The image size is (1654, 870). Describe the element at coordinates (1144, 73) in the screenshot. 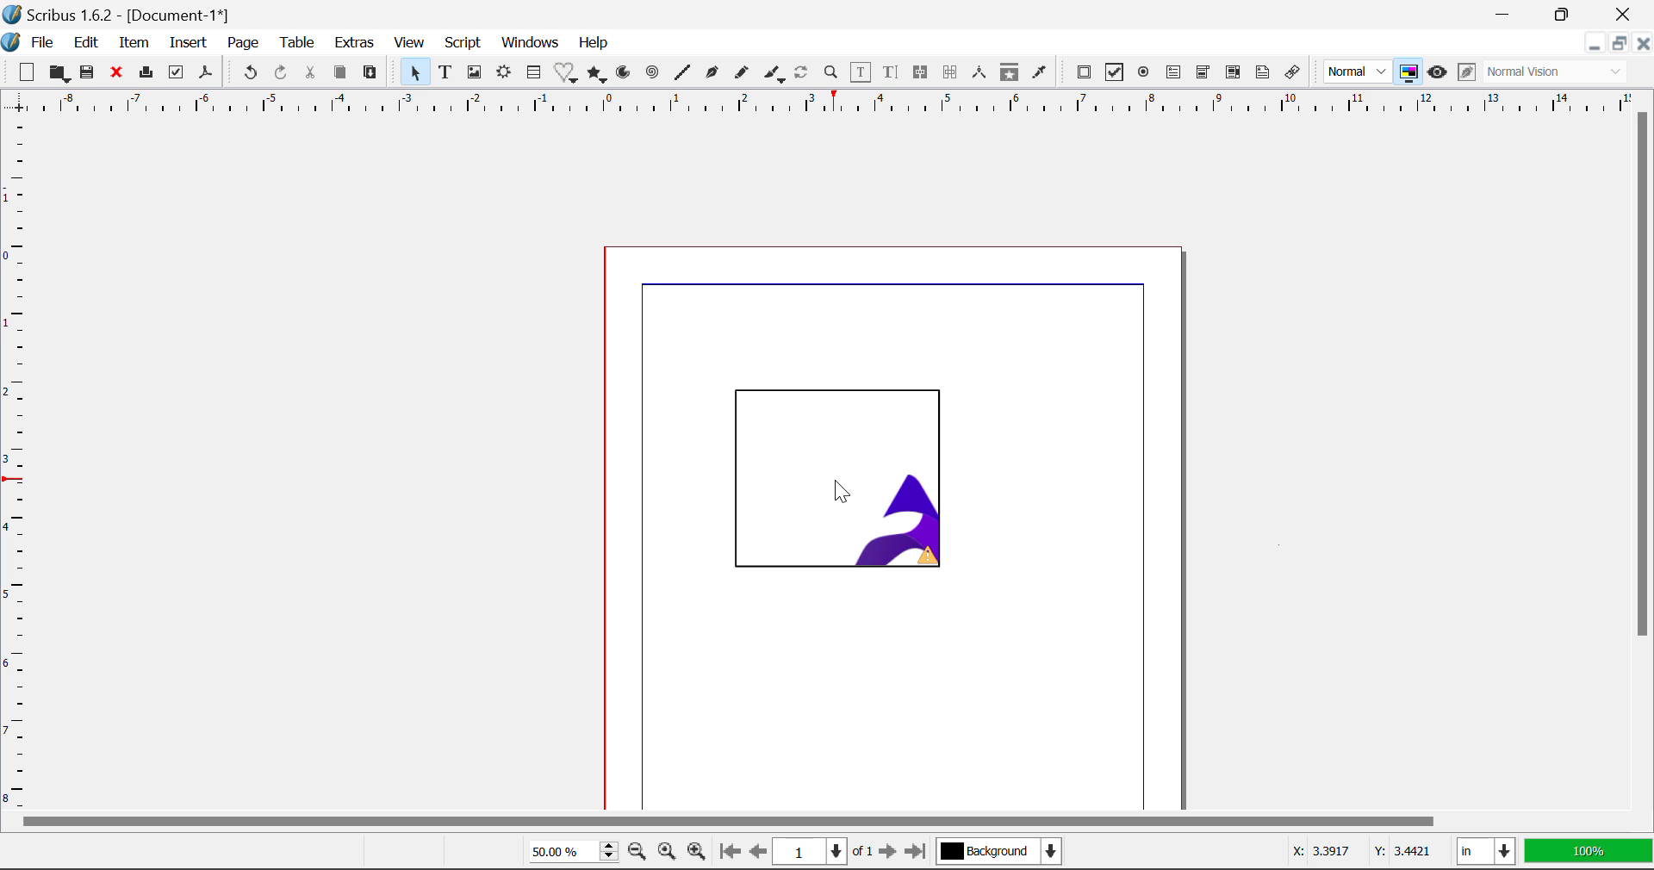

I see `Pdf Radio Button` at that location.